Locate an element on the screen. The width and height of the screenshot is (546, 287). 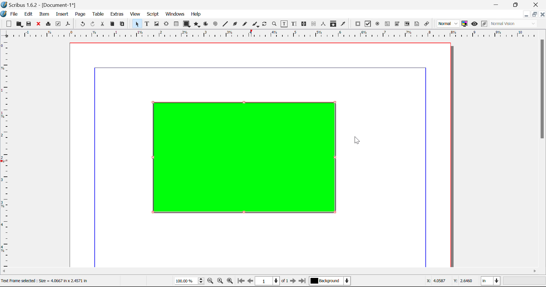
First Page is located at coordinates (241, 282).